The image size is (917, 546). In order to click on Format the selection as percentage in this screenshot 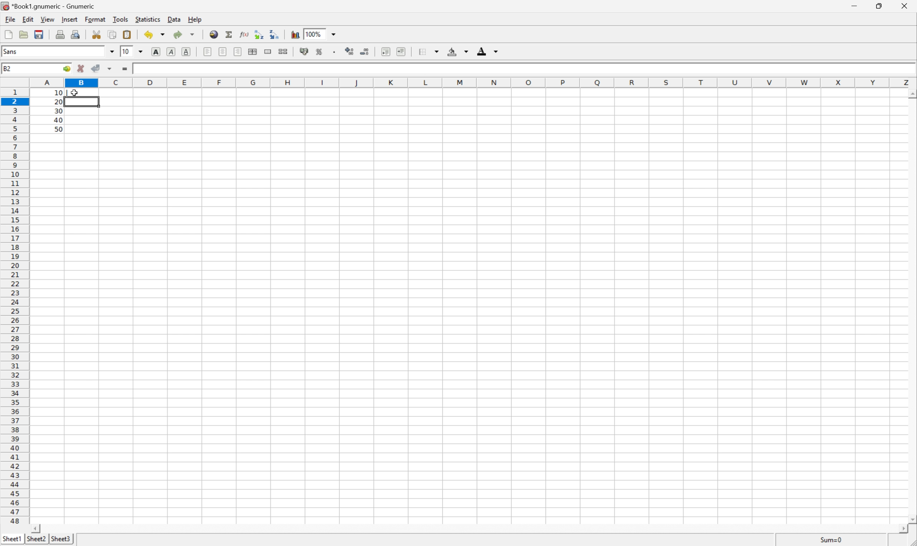, I will do `click(317, 52)`.